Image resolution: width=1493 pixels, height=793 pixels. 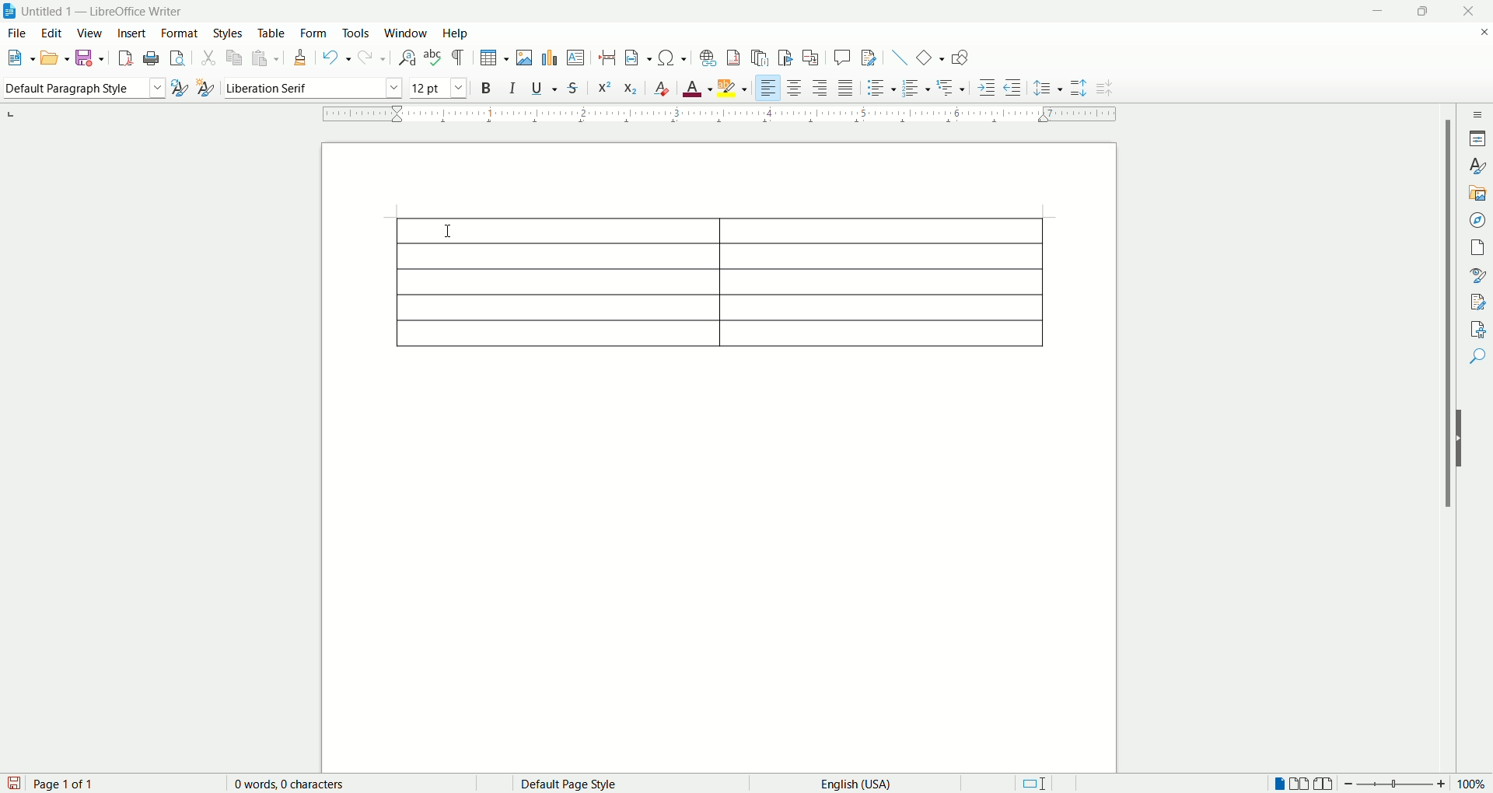 What do you see at coordinates (603, 88) in the screenshot?
I see `superscript` at bounding box center [603, 88].